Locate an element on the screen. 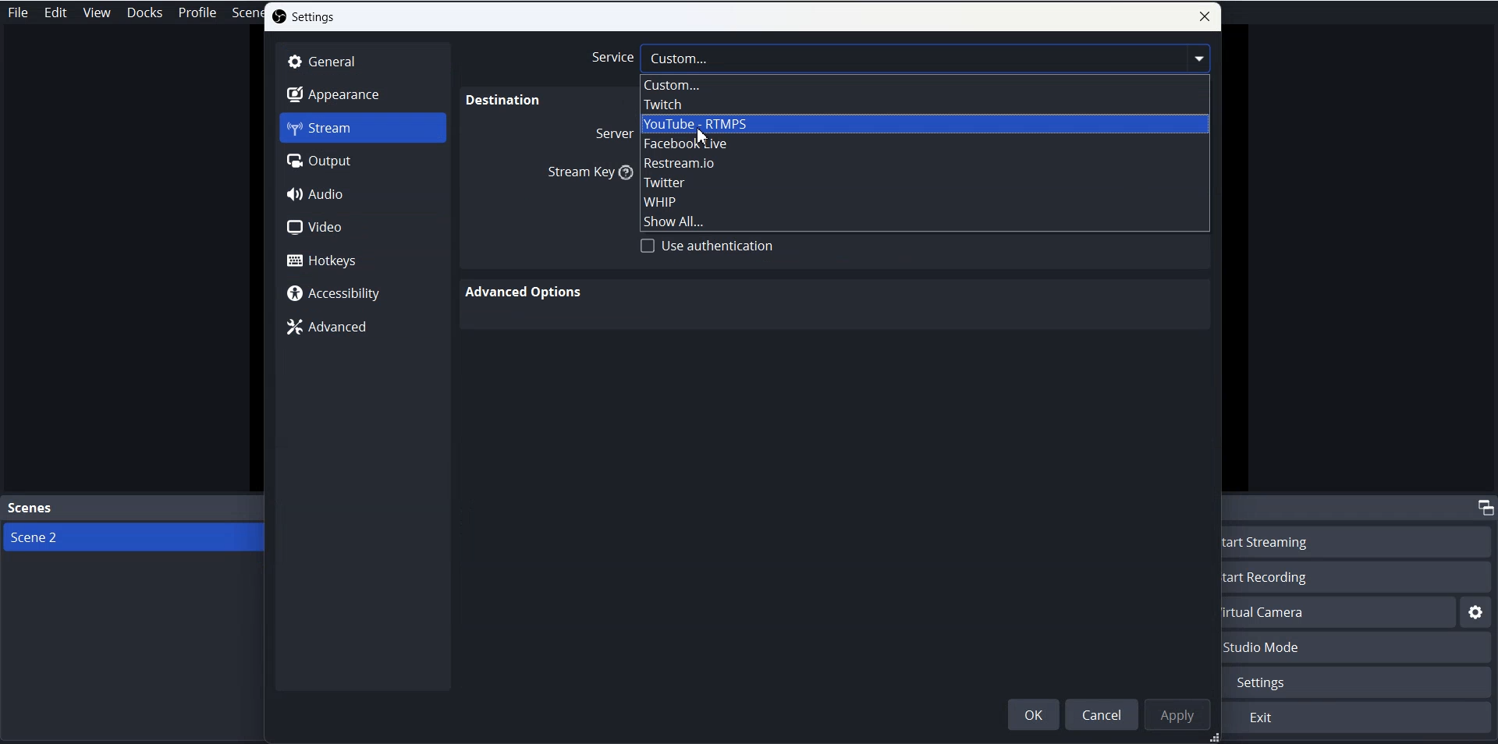  Appearance is located at coordinates (363, 94).